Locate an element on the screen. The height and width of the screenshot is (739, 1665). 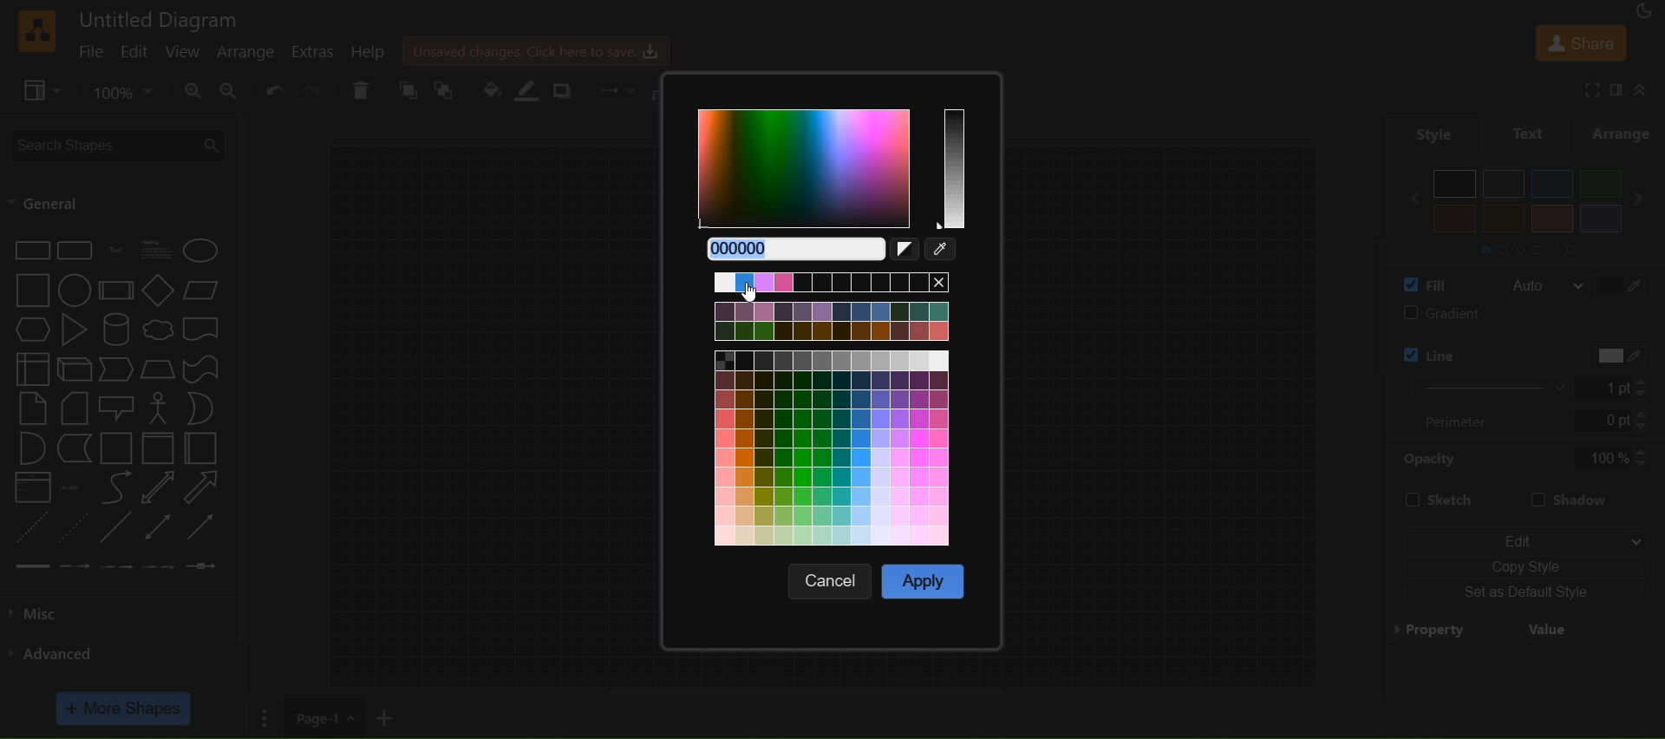
actor is located at coordinates (160, 409).